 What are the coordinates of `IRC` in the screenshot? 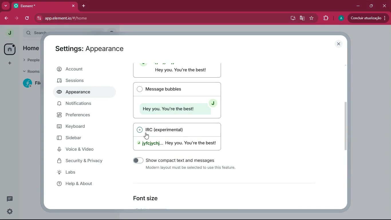 It's located at (179, 136).